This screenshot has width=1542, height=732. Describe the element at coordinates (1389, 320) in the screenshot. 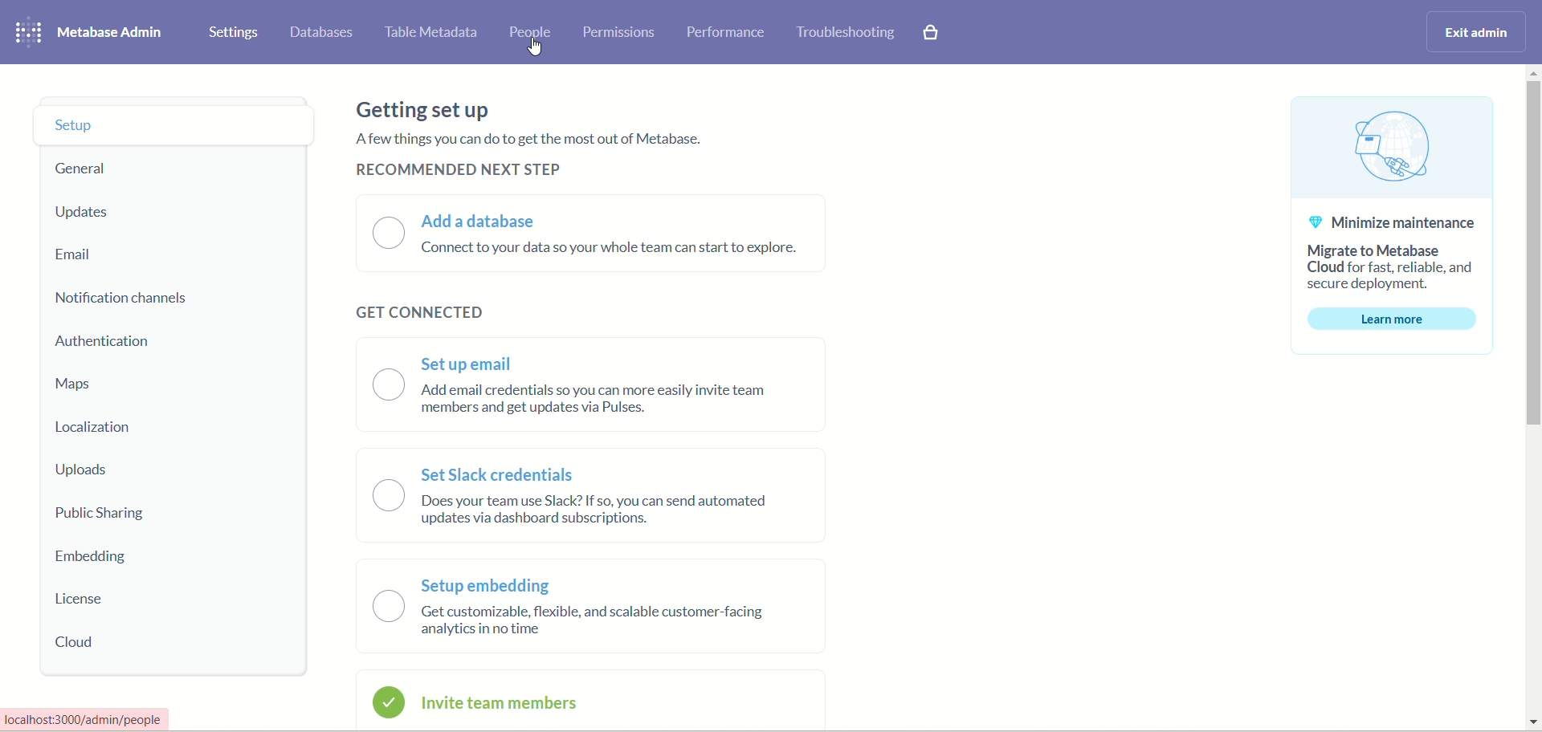

I see `learn more` at that location.